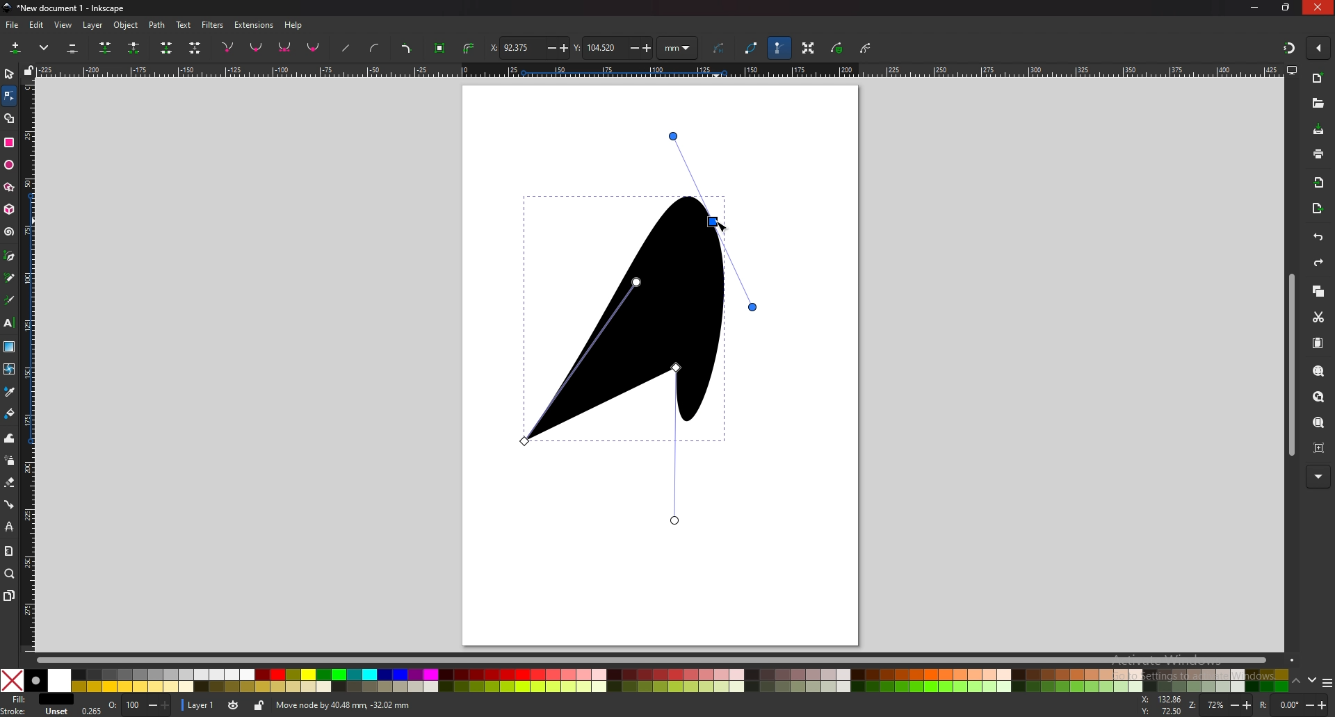 The height and width of the screenshot is (717, 1335). Describe the element at coordinates (1220, 704) in the screenshot. I see `zoom` at that location.